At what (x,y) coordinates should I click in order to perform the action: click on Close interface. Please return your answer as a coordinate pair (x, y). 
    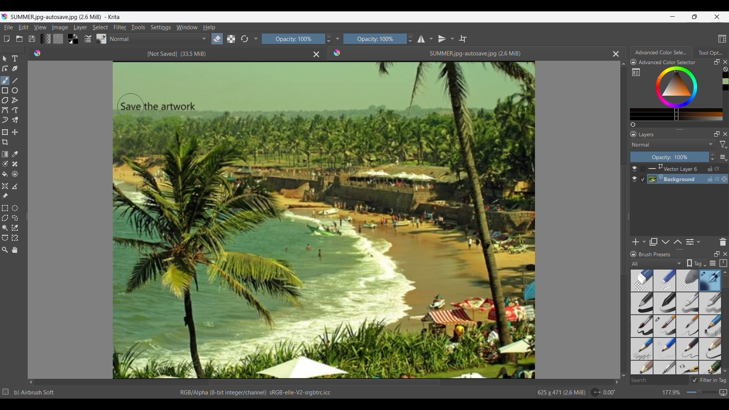
    Looking at the image, I should click on (717, 17).